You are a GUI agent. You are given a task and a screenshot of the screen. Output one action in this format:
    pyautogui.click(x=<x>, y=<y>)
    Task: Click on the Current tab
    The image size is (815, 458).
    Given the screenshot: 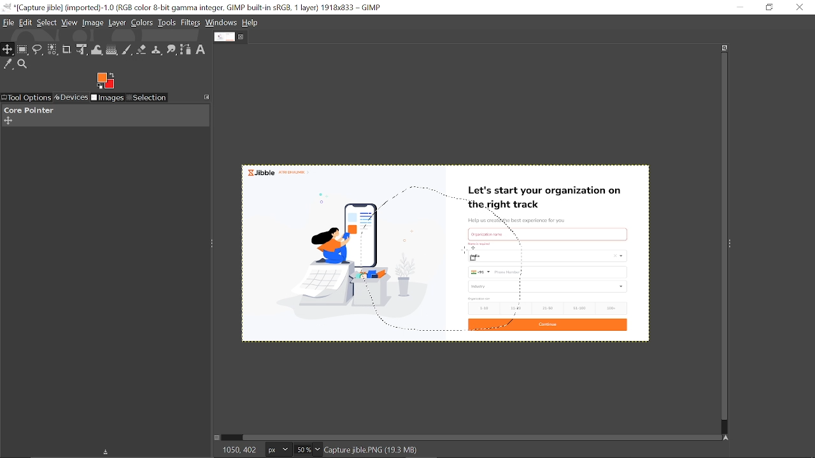 What is the action you would take?
    pyautogui.click(x=225, y=36)
    